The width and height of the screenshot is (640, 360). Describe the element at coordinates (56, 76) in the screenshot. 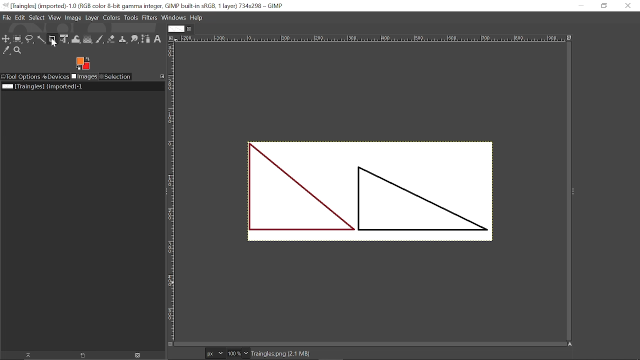

I see `Devices` at that location.